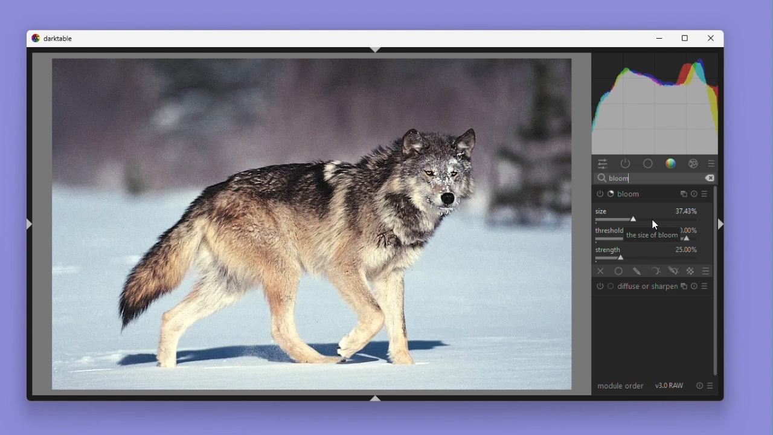 The height and width of the screenshot is (435, 773). I want to click on Enable/disable module, so click(600, 194).